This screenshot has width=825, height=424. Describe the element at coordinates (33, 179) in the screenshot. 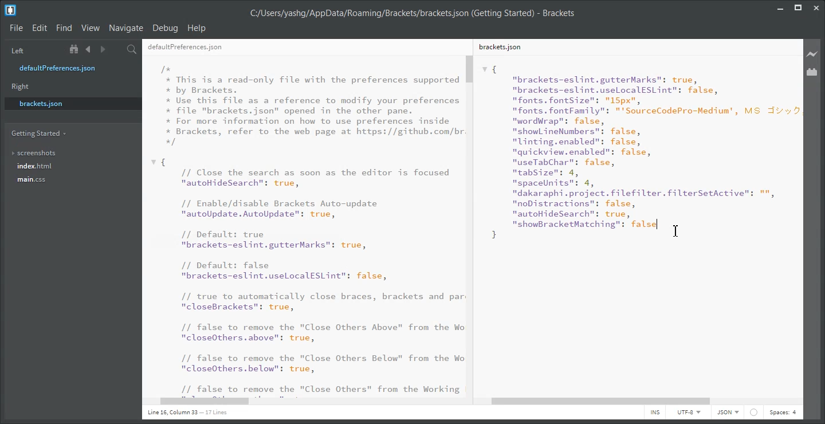

I see `main.css` at that location.